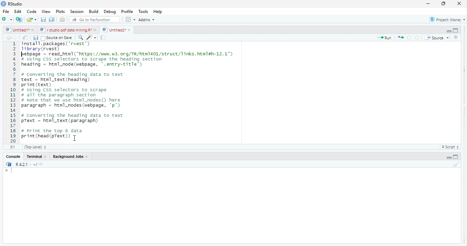  What do you see at coordinates (427, 4) in the screenshot?
I see `maximize` at bounding box center [427, 4].